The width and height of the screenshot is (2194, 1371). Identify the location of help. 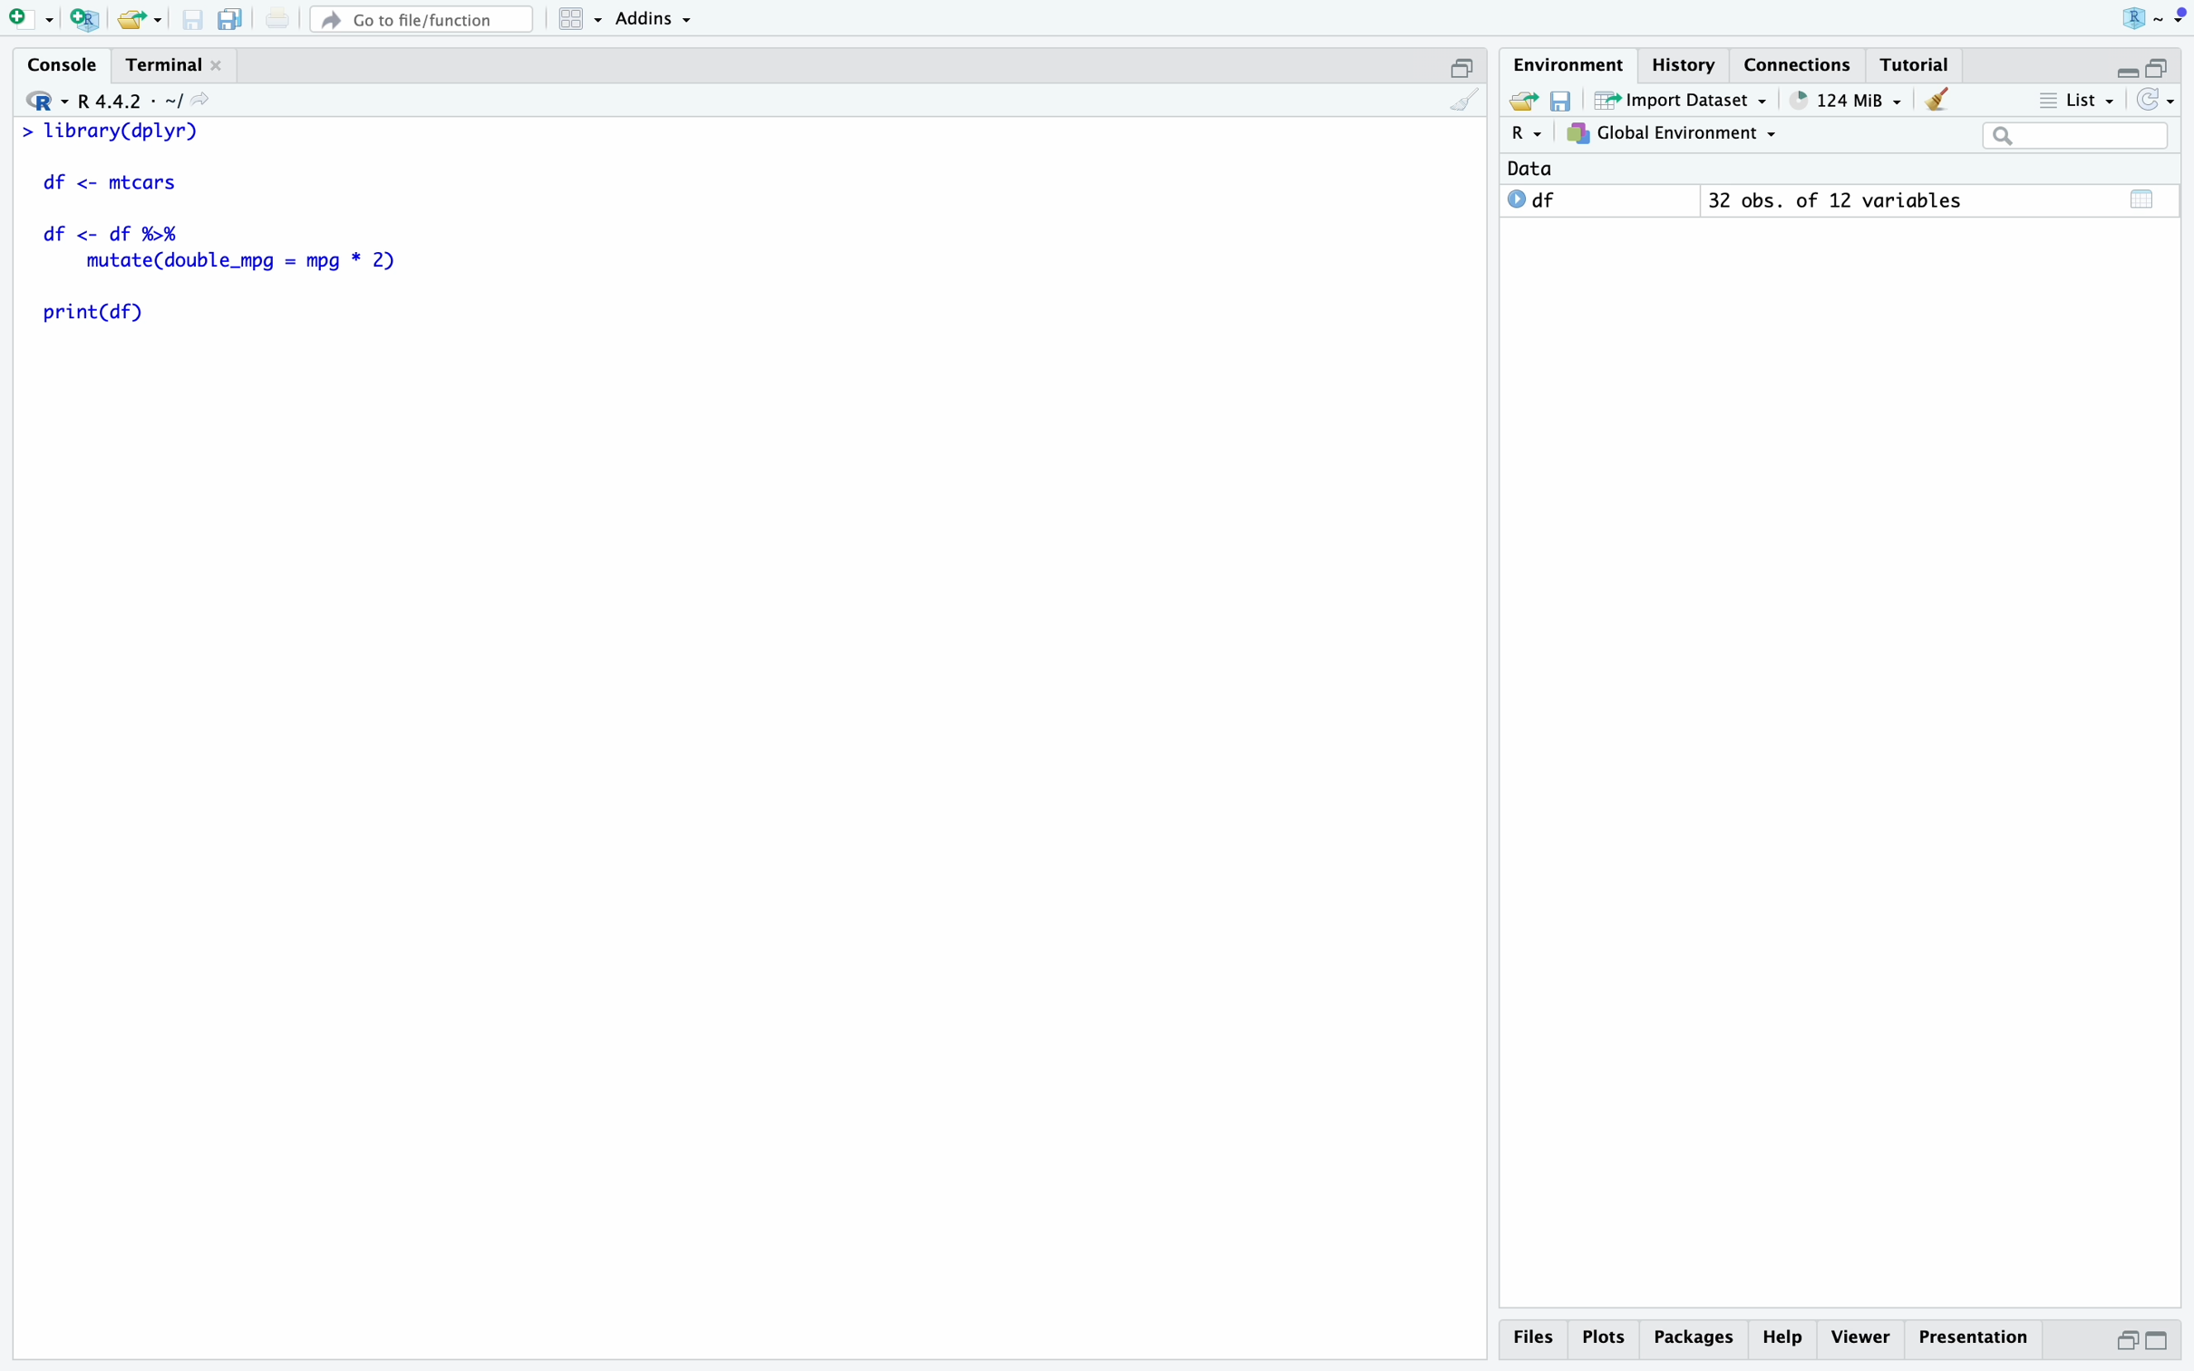
(1784, 1338).